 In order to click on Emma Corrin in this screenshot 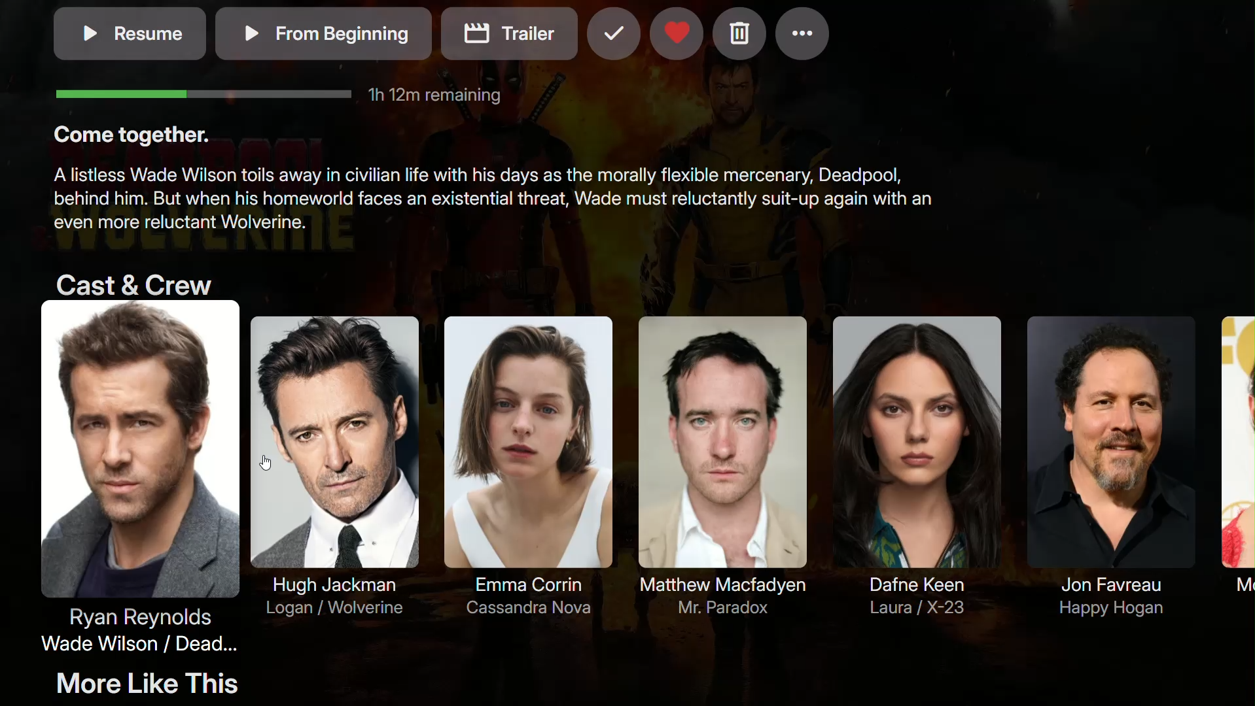, I will do `click(520, 463)`.